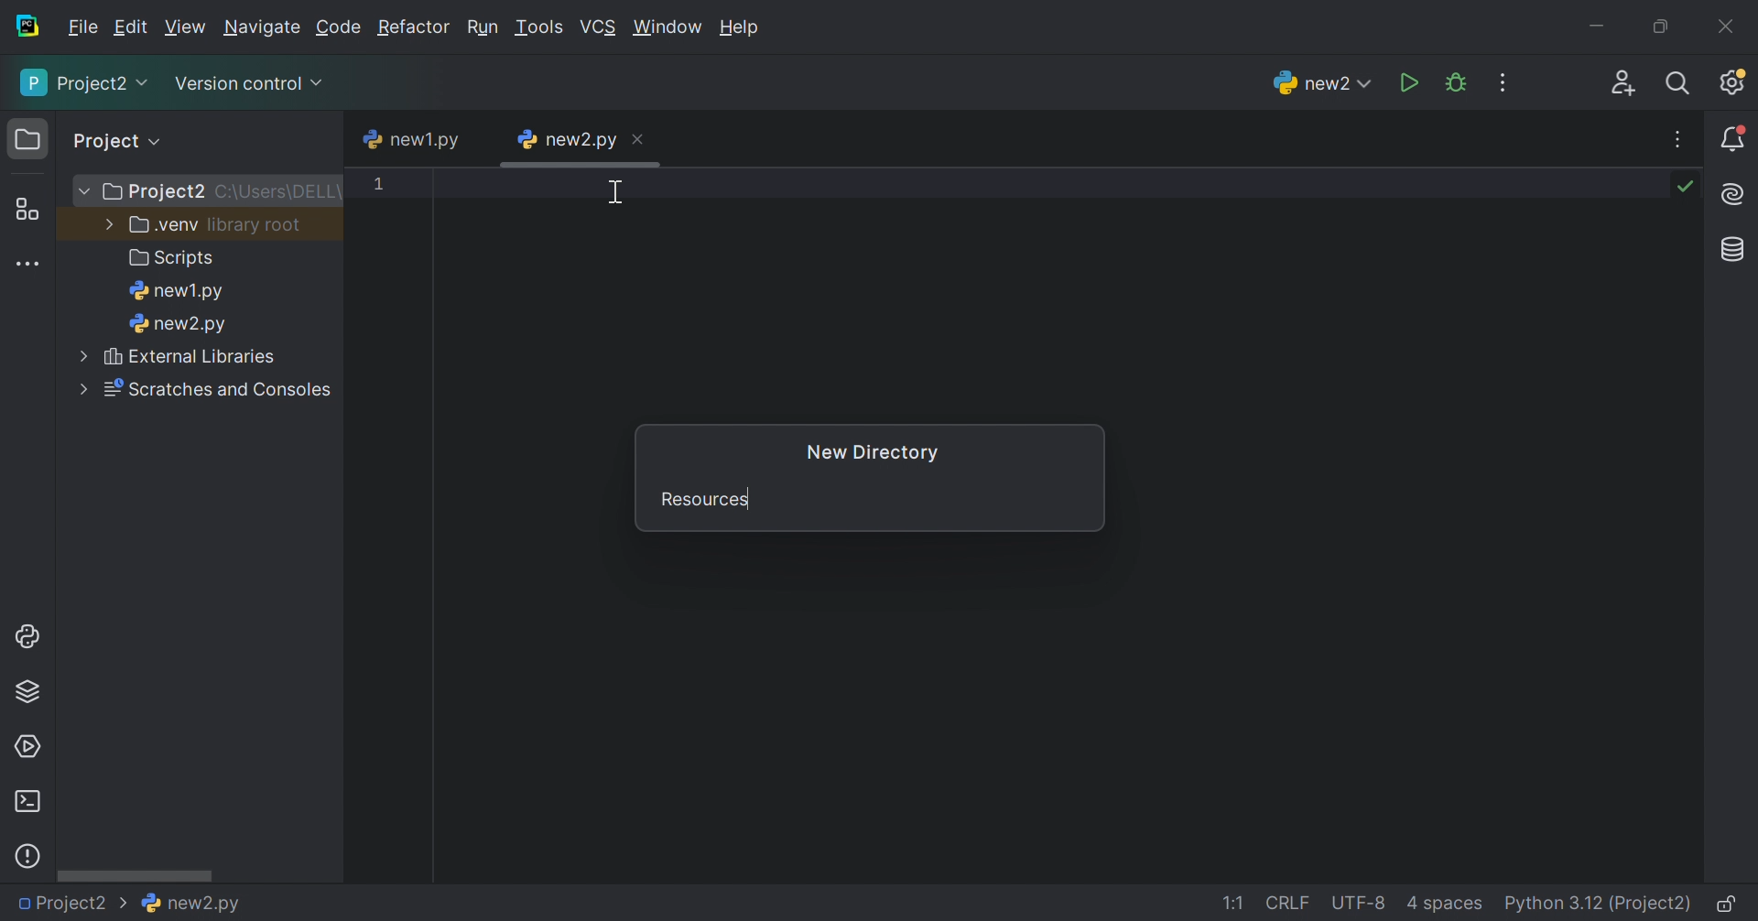  What do you see at coordinates (81, 353) in the screenshot?
I see `More` at bounding box center [81, 353].